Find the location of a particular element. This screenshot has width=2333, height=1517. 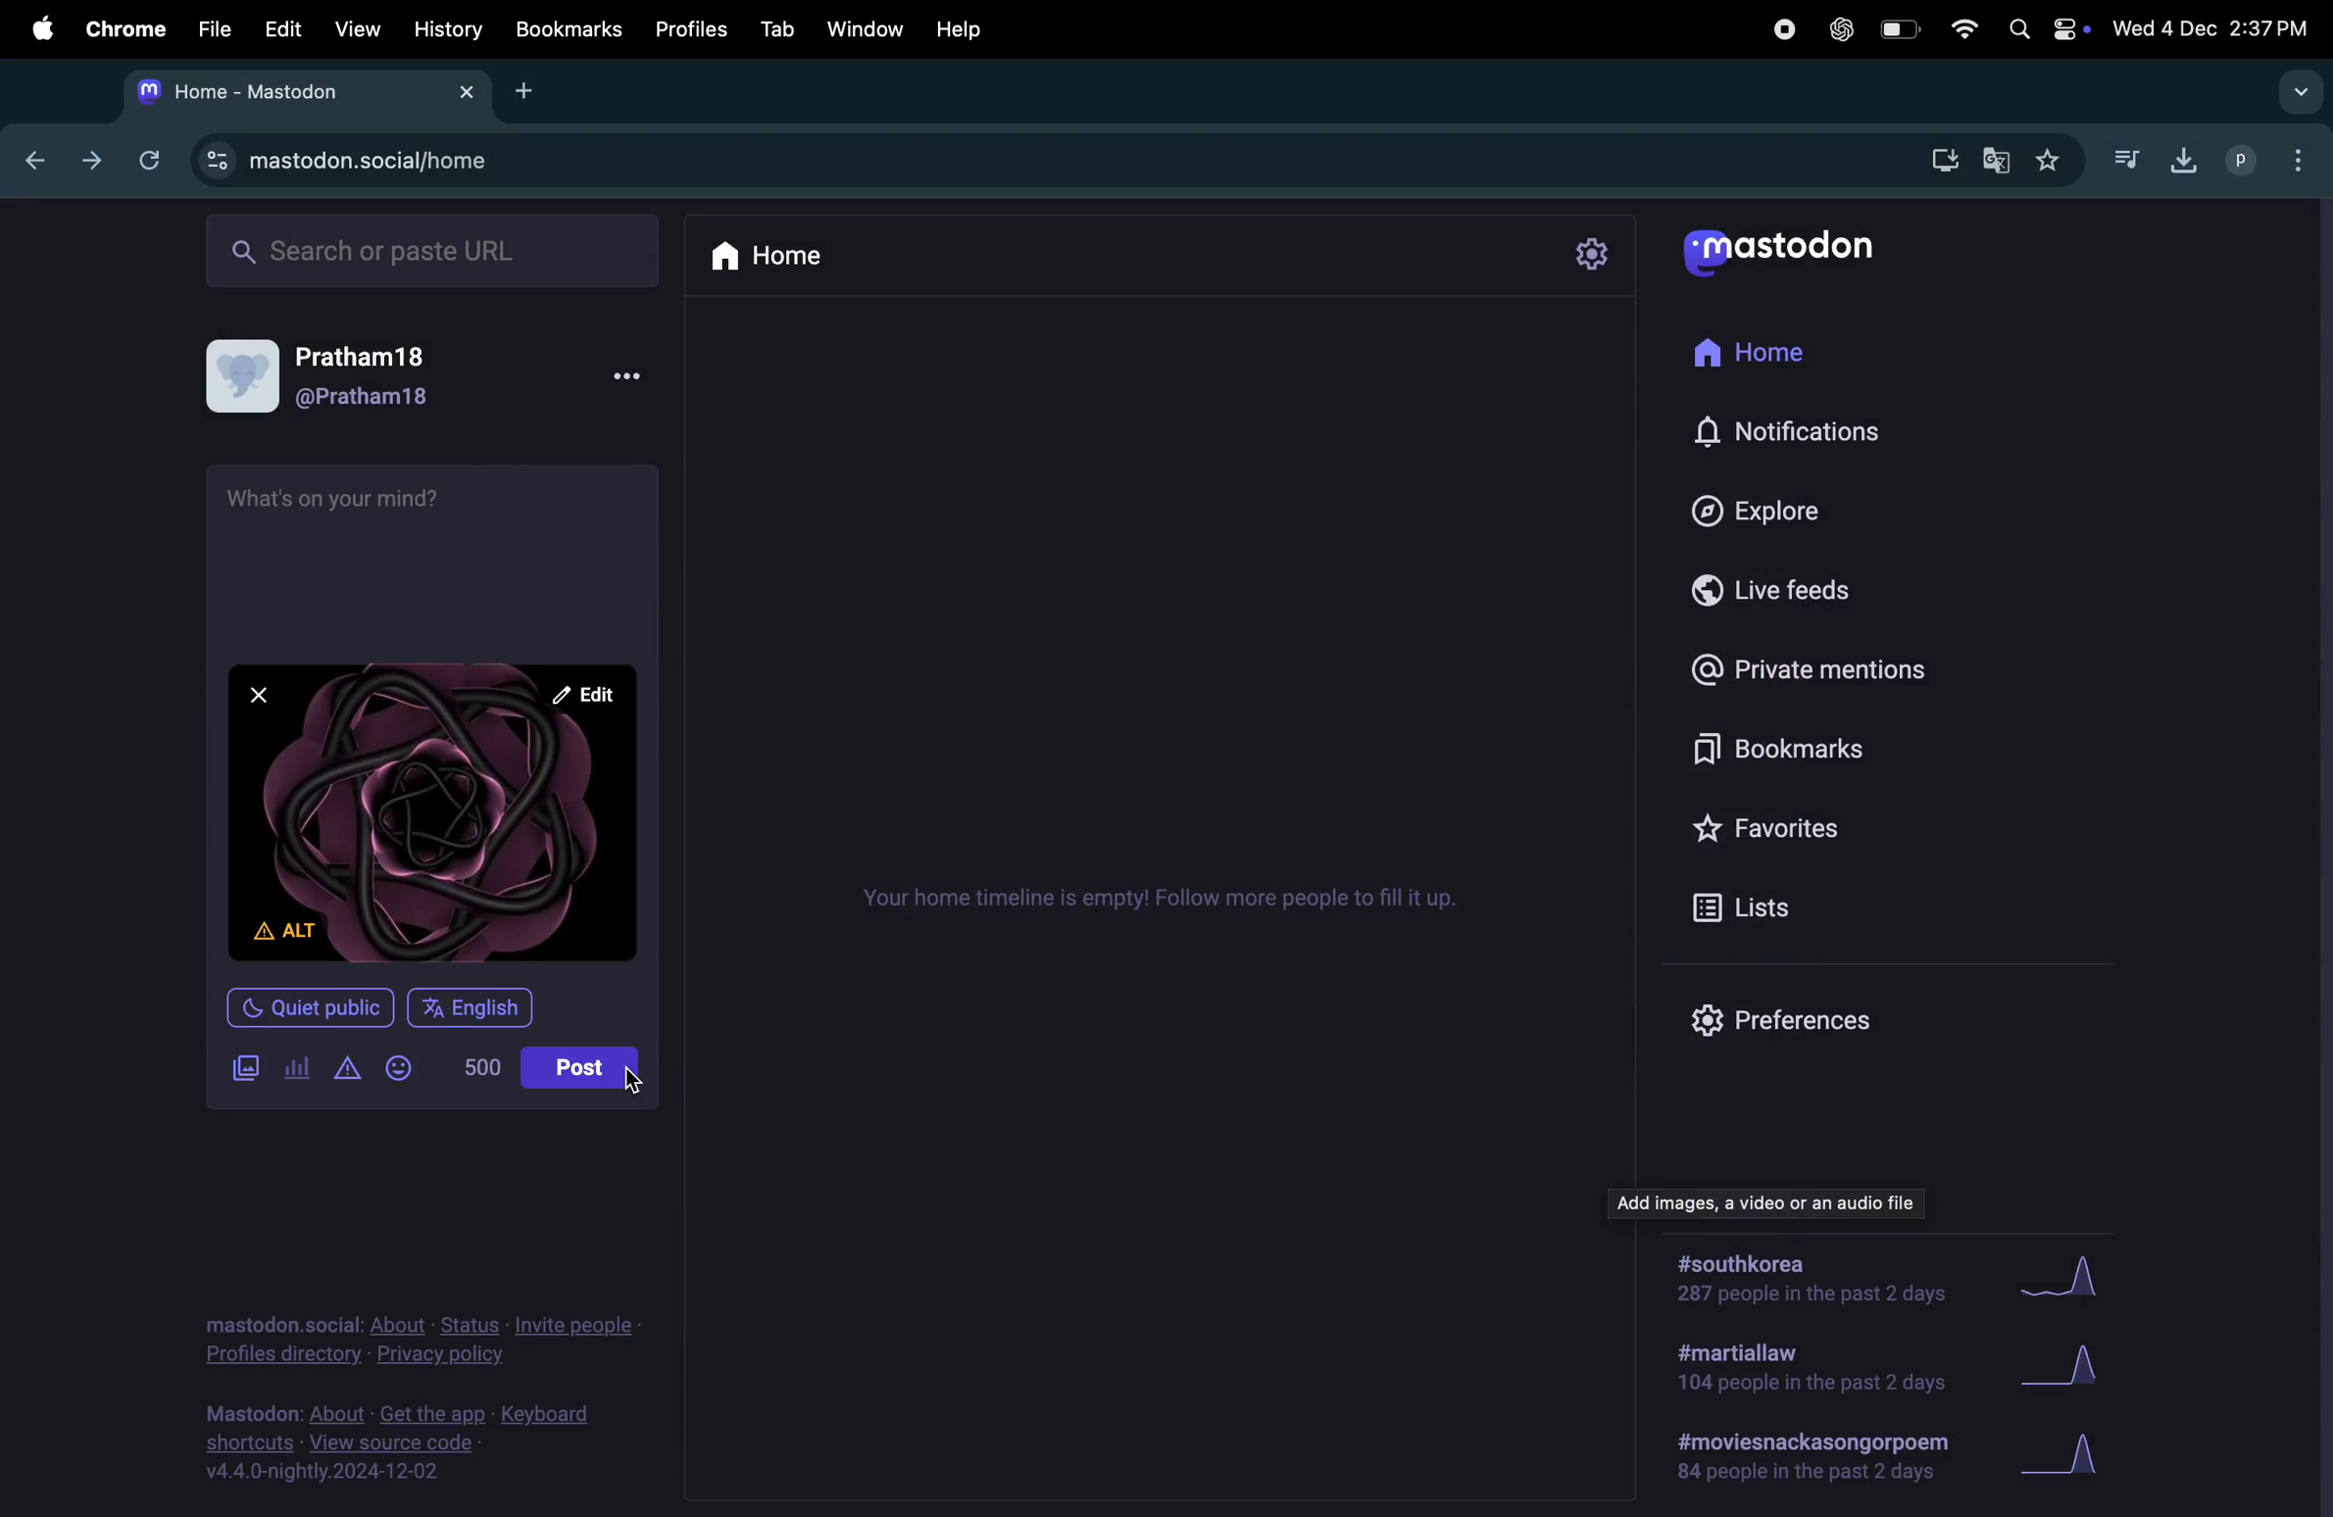

home is located at coordinates (1755, 355).